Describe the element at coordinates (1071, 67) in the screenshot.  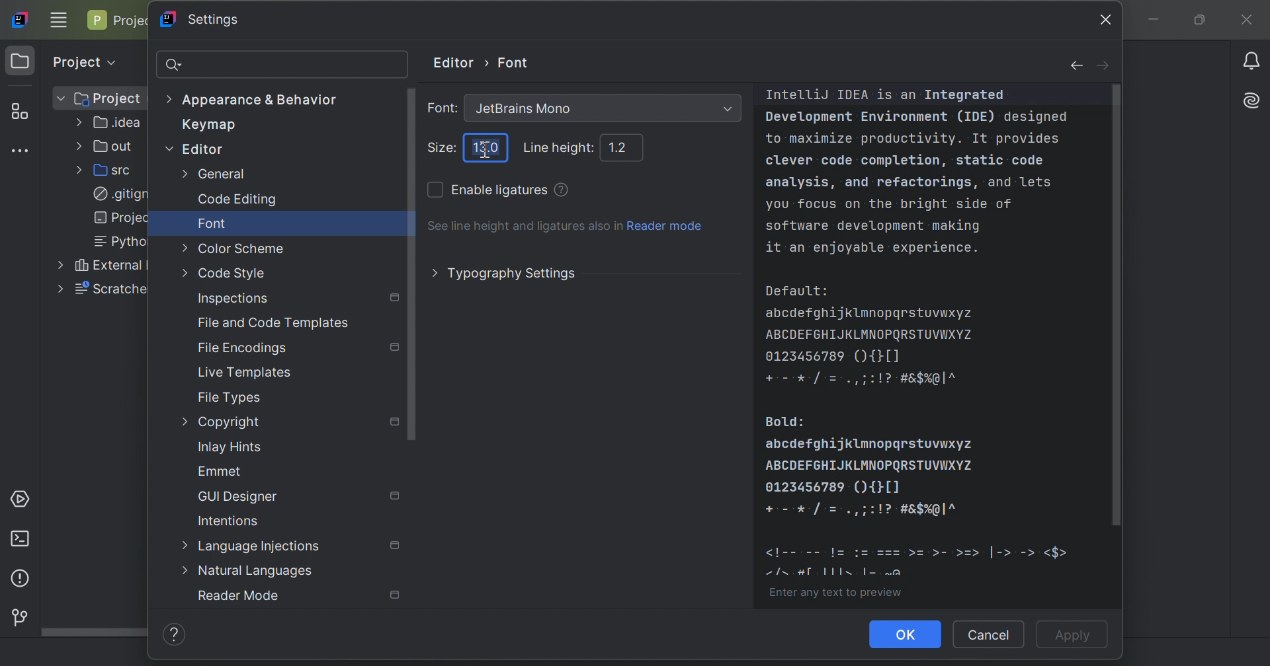
I see `back` at that location.